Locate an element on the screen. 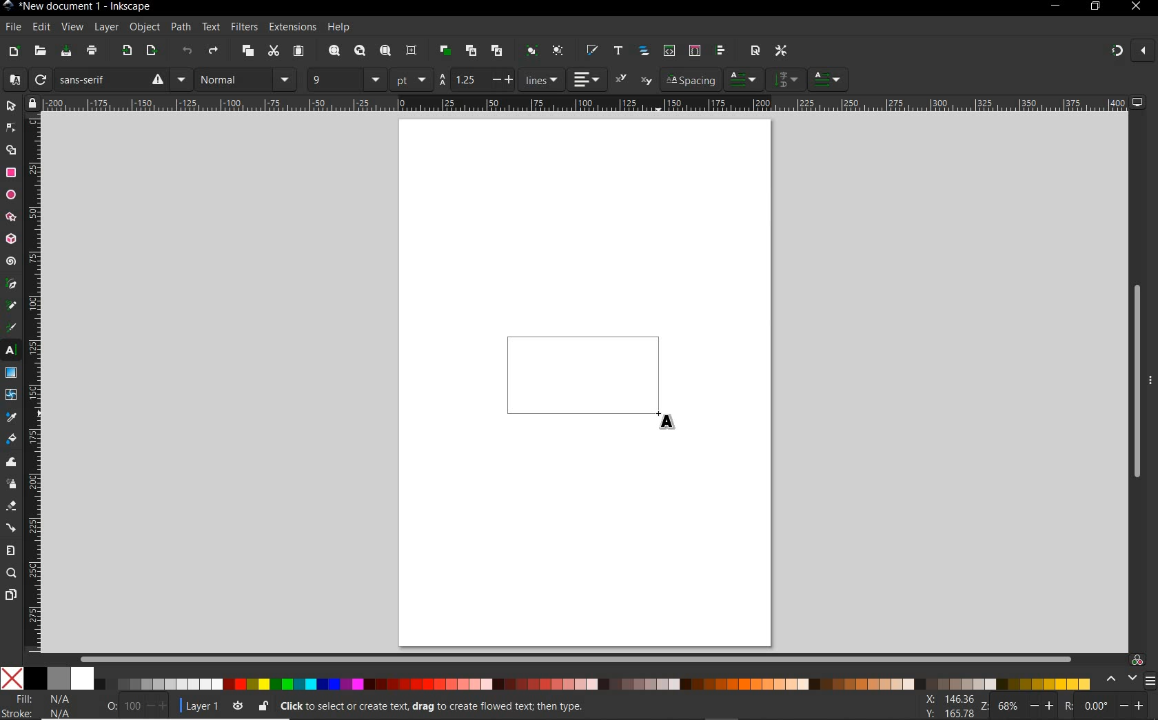  open selectors is located at coordinates (694, 50).